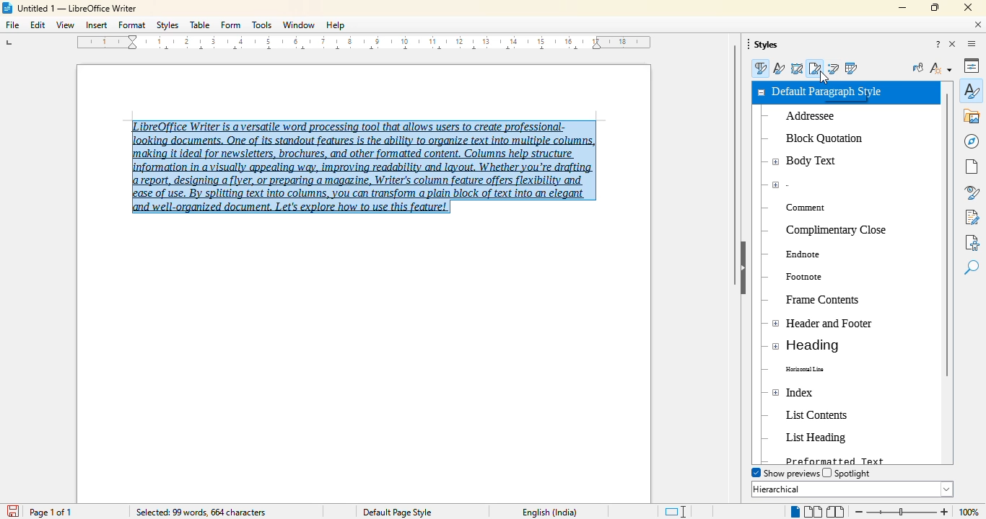 The image size is (986, 519). What do you see at coordinates (972, 90) in the screenshot?
I see `styles` at bounding box center [972, 90].